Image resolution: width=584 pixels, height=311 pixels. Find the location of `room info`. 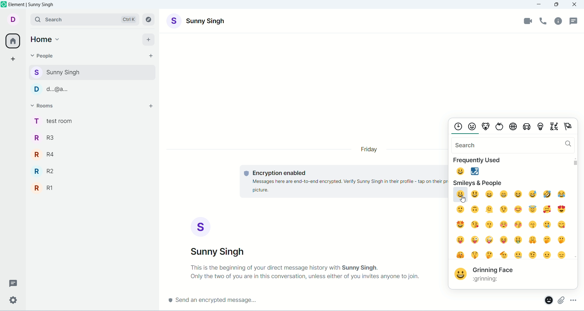

room info is located at coordinates (558, 23).